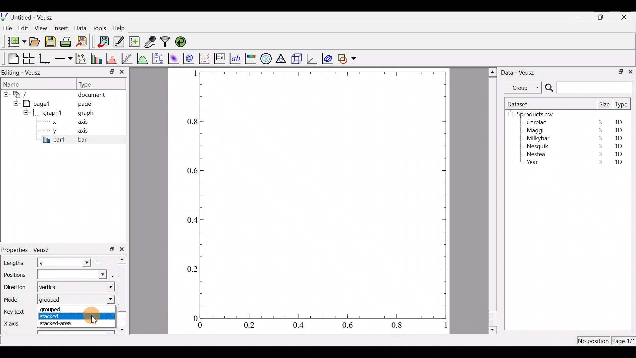 Image resolution: width=636 pixels, height=358 pixels. I want to click on View, so click(42, 27).